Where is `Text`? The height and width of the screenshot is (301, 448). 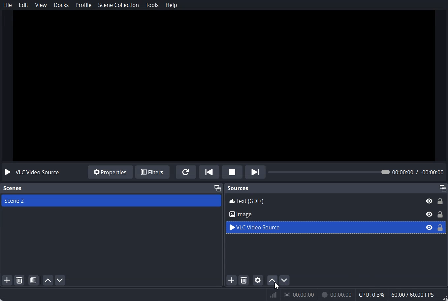 Text is located at coordinates (239, 188).